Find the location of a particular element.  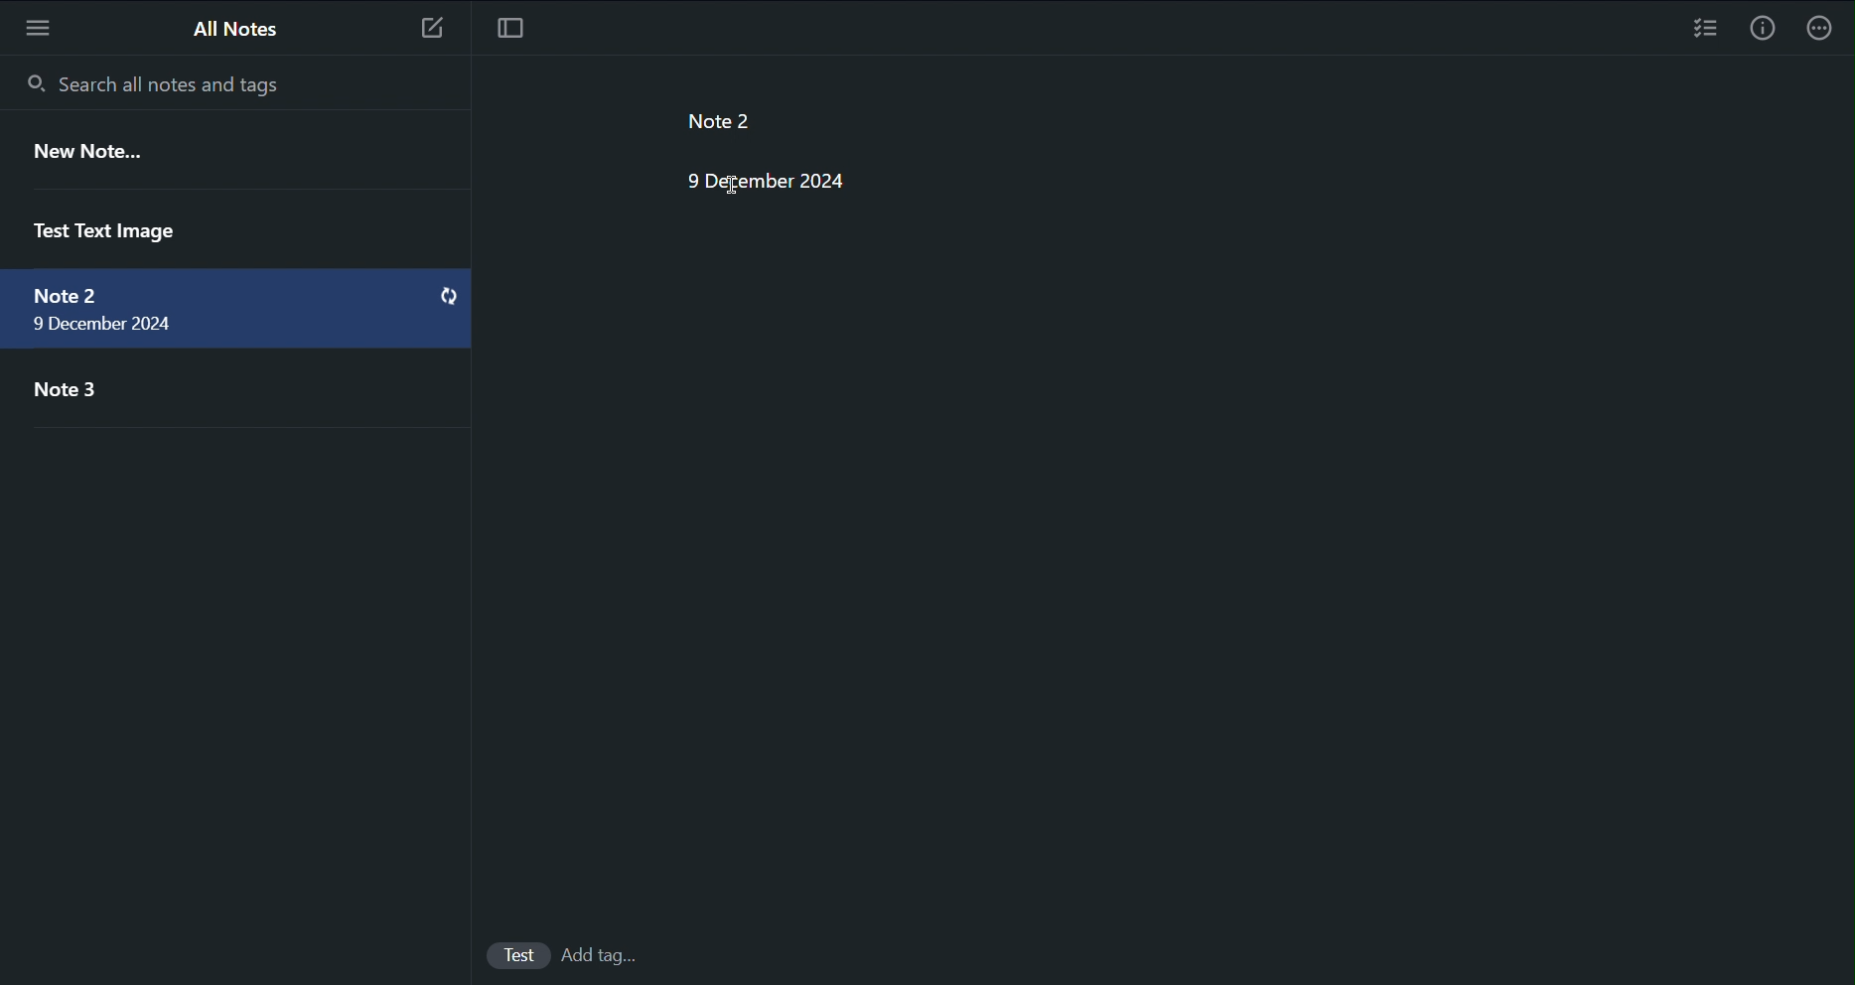

9 December 2024 is located at coordinates (759, 178).